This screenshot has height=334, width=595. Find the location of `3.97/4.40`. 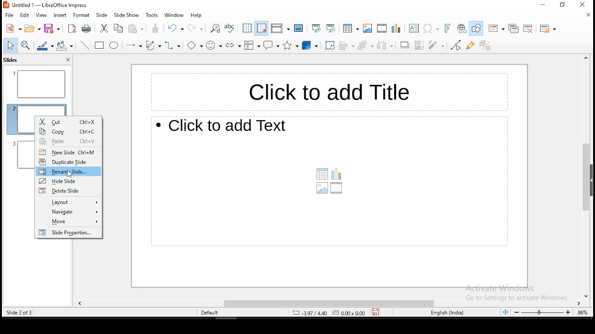

3.97/4.40 is located at coordinates (311, 313).